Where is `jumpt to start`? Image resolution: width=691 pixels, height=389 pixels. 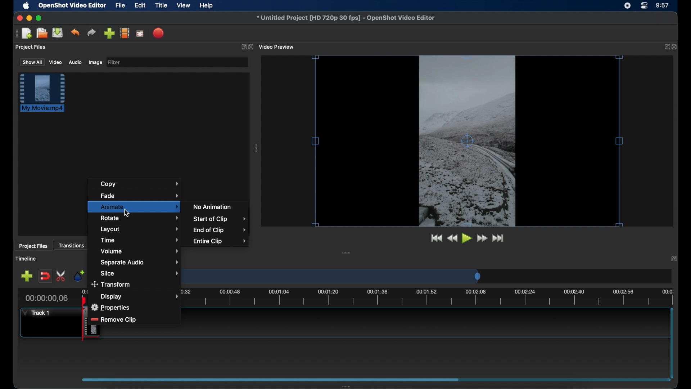
jumpt to start is located at coordinates (436, 238).